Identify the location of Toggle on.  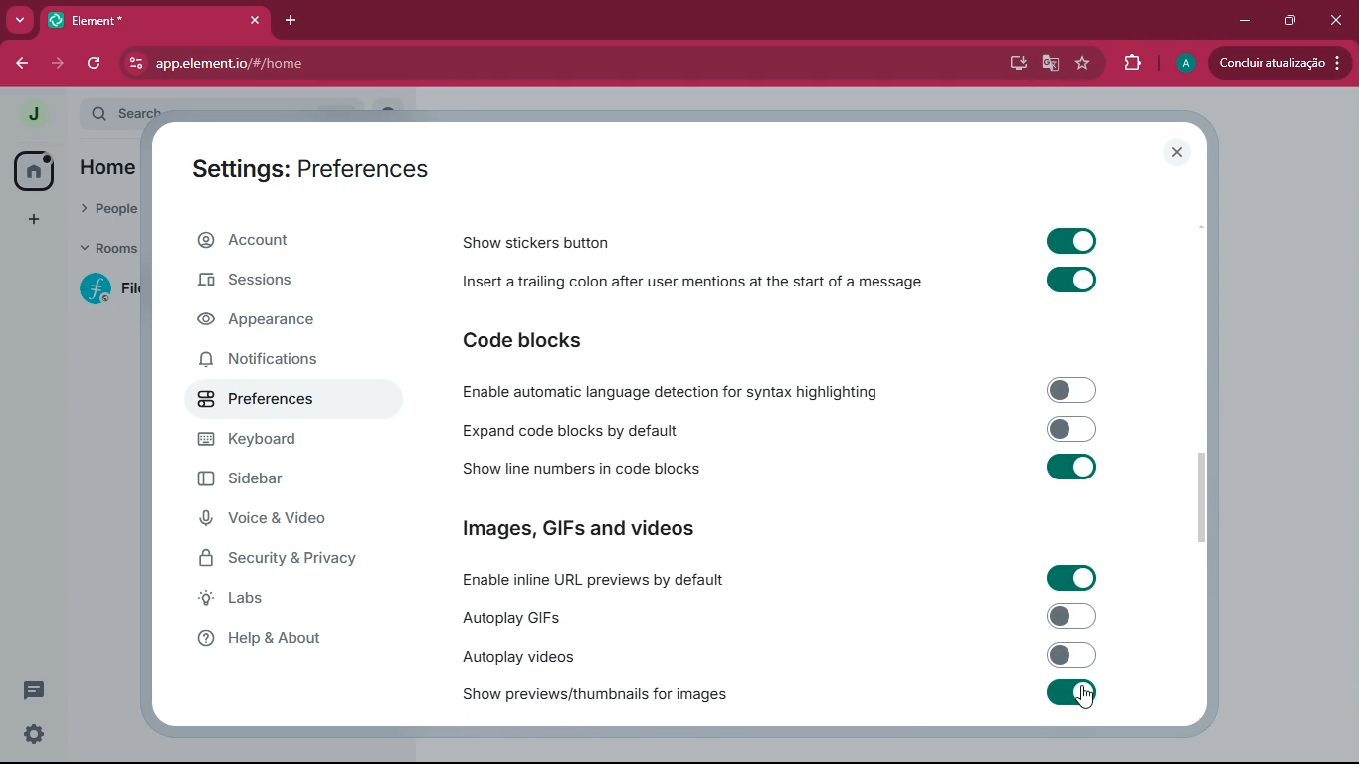
(1071, 280).